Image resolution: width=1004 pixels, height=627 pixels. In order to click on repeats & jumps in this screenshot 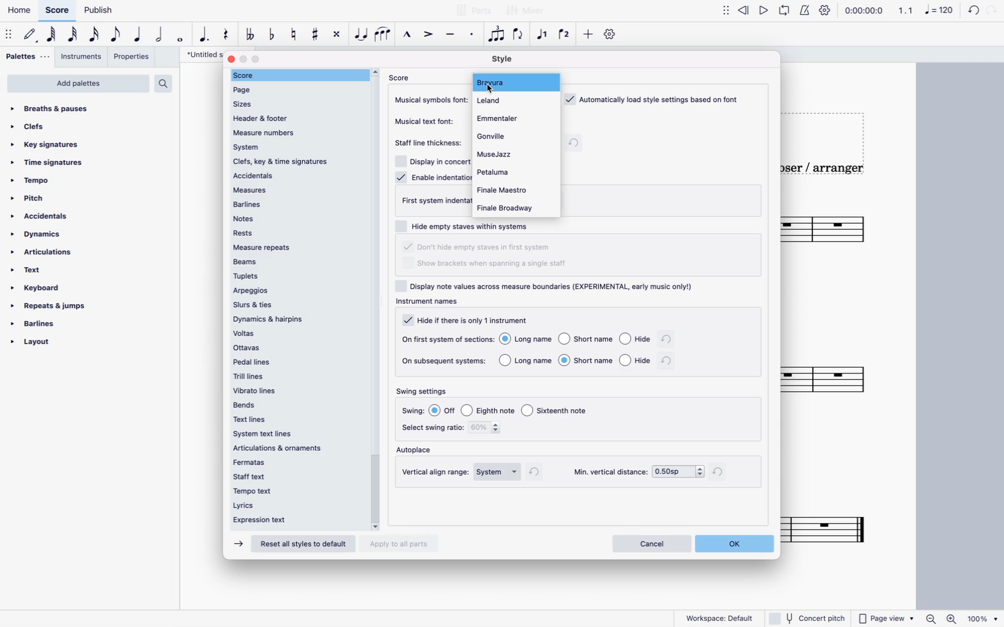, I will do `click(54, 306)`.